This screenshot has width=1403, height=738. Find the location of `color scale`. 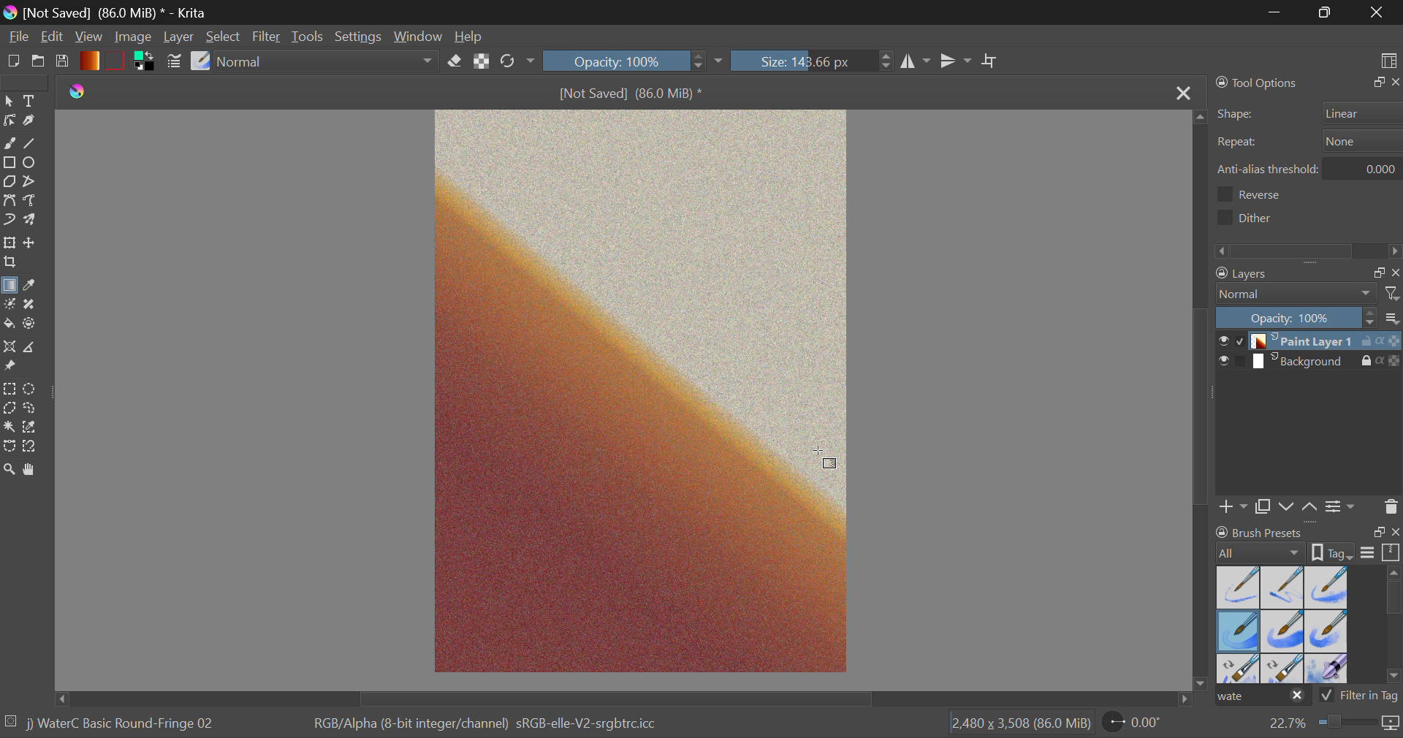

color scale is located at coordinates (1394, 363).